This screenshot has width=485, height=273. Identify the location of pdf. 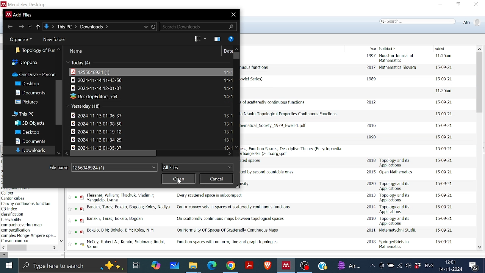
(83, 198).